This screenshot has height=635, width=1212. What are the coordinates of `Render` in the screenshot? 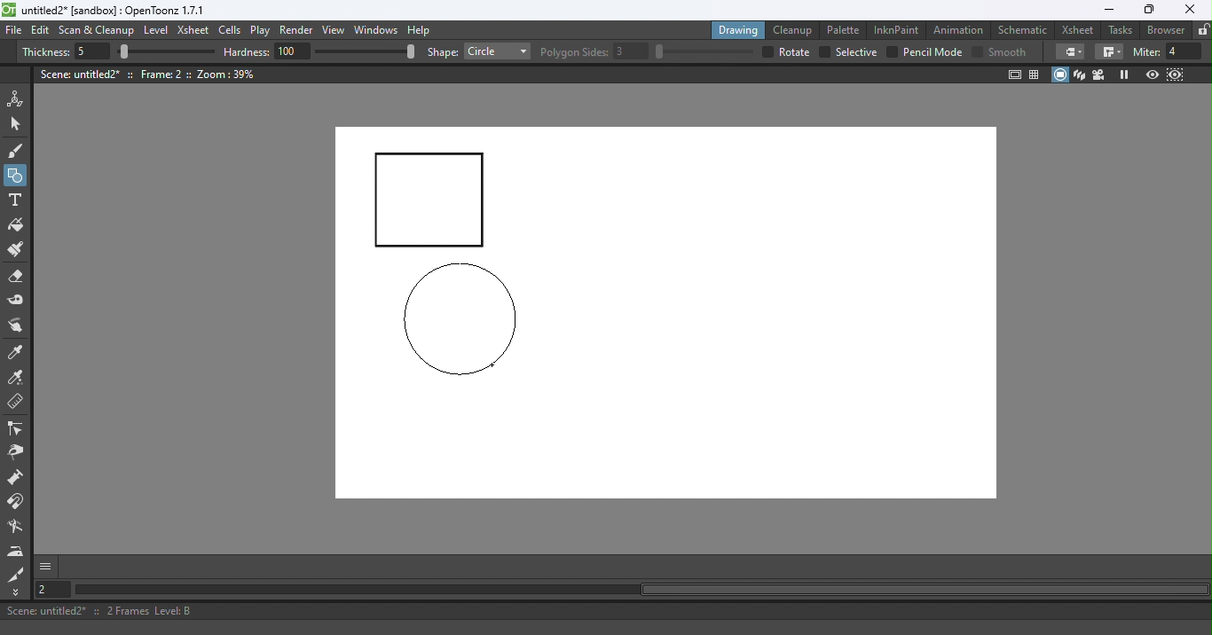 It's located at (299, 31).